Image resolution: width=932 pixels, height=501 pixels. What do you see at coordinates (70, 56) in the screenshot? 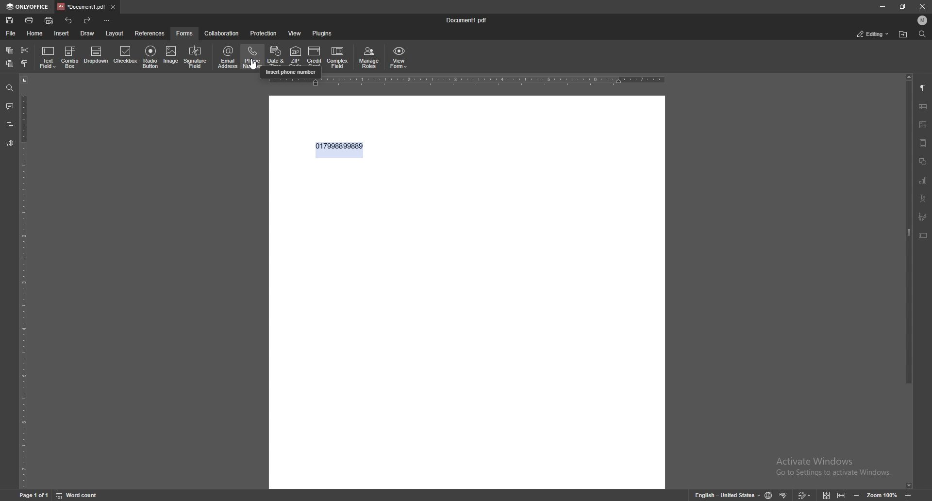
I see `combo box` at bounding box center [70, 56].